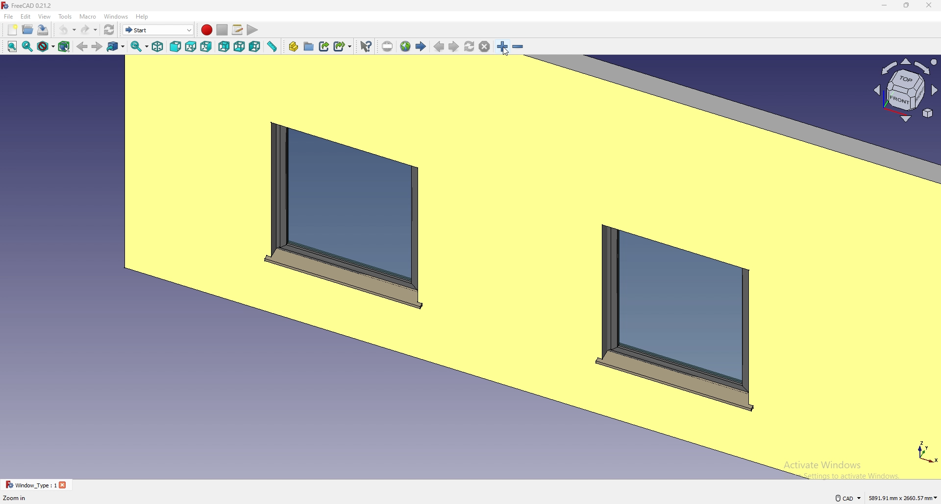 The height and width of the screenshot is (504, 941). I want to click on sync view, so click(140, 46).